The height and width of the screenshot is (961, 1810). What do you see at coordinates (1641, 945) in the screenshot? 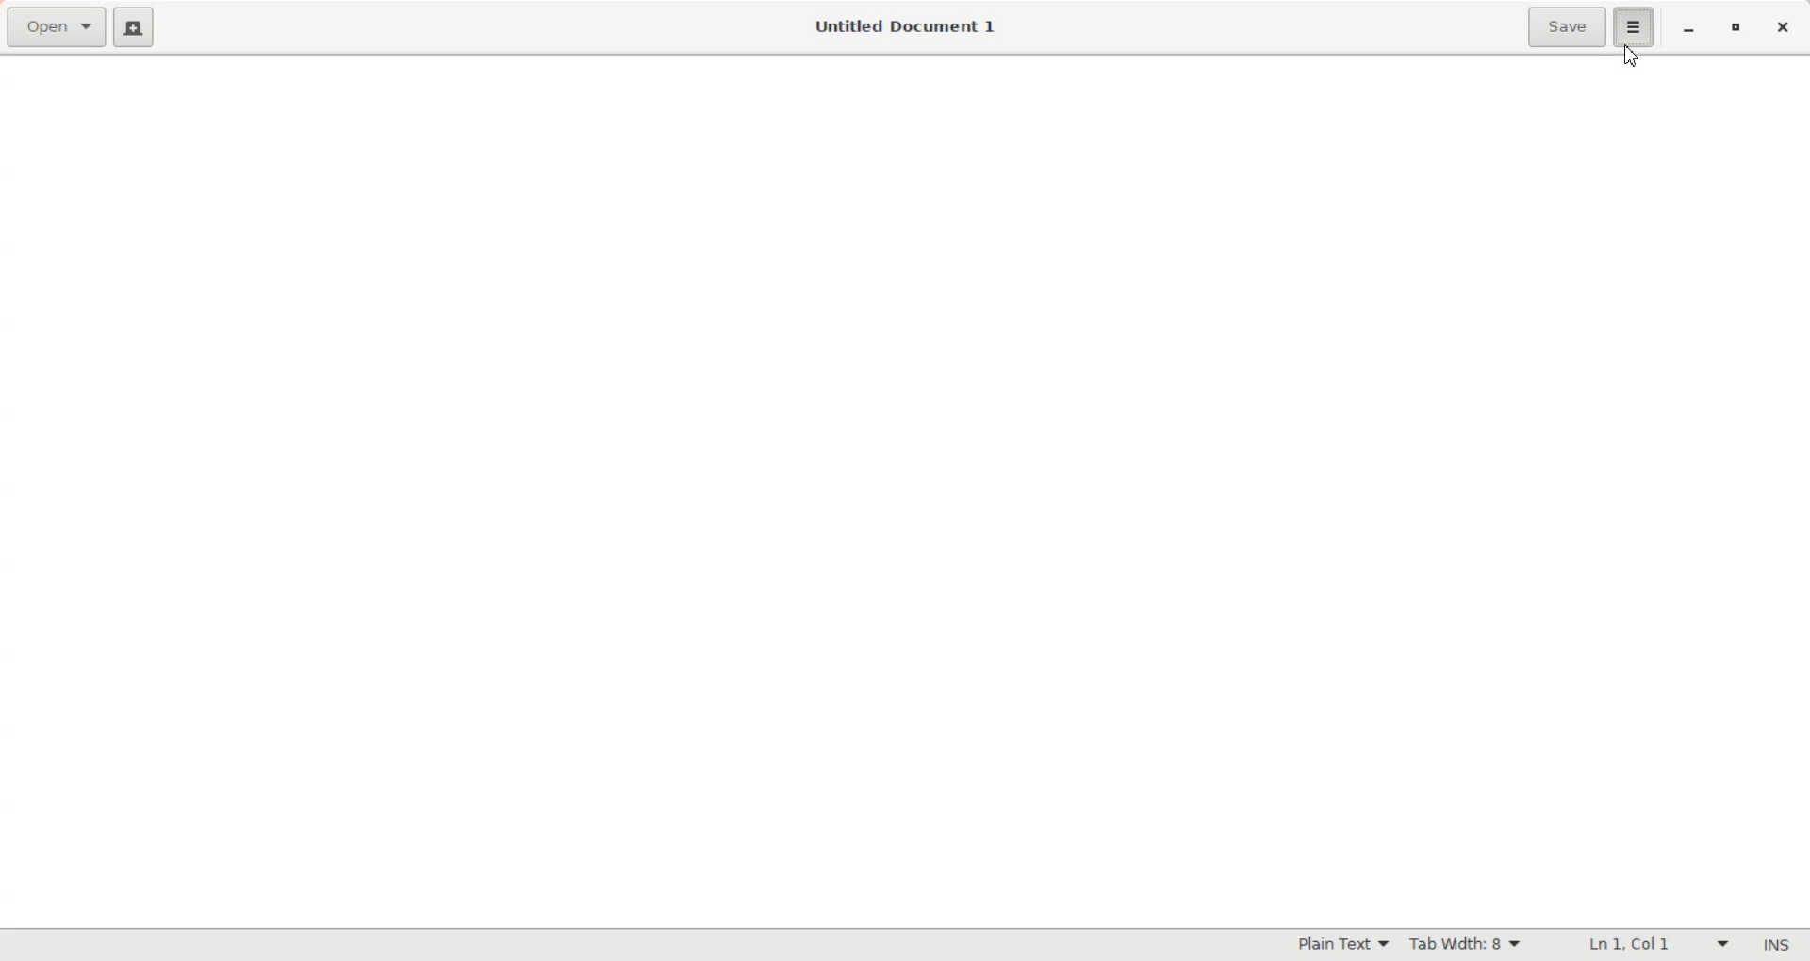
I see `Line Column` at bounding box center [1641, 945].